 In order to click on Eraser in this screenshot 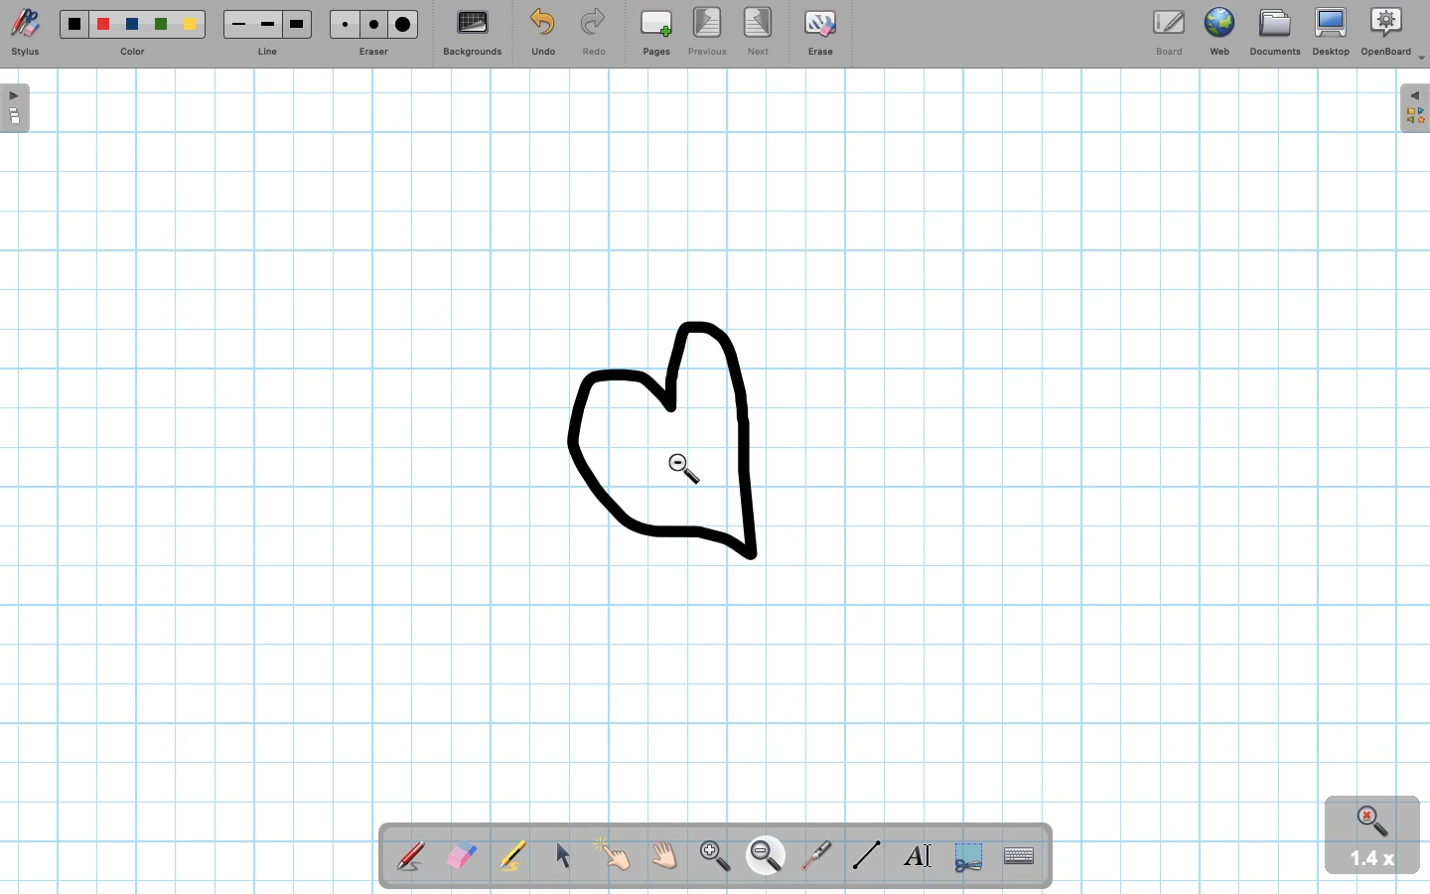, I will do `click(374, 32)`.